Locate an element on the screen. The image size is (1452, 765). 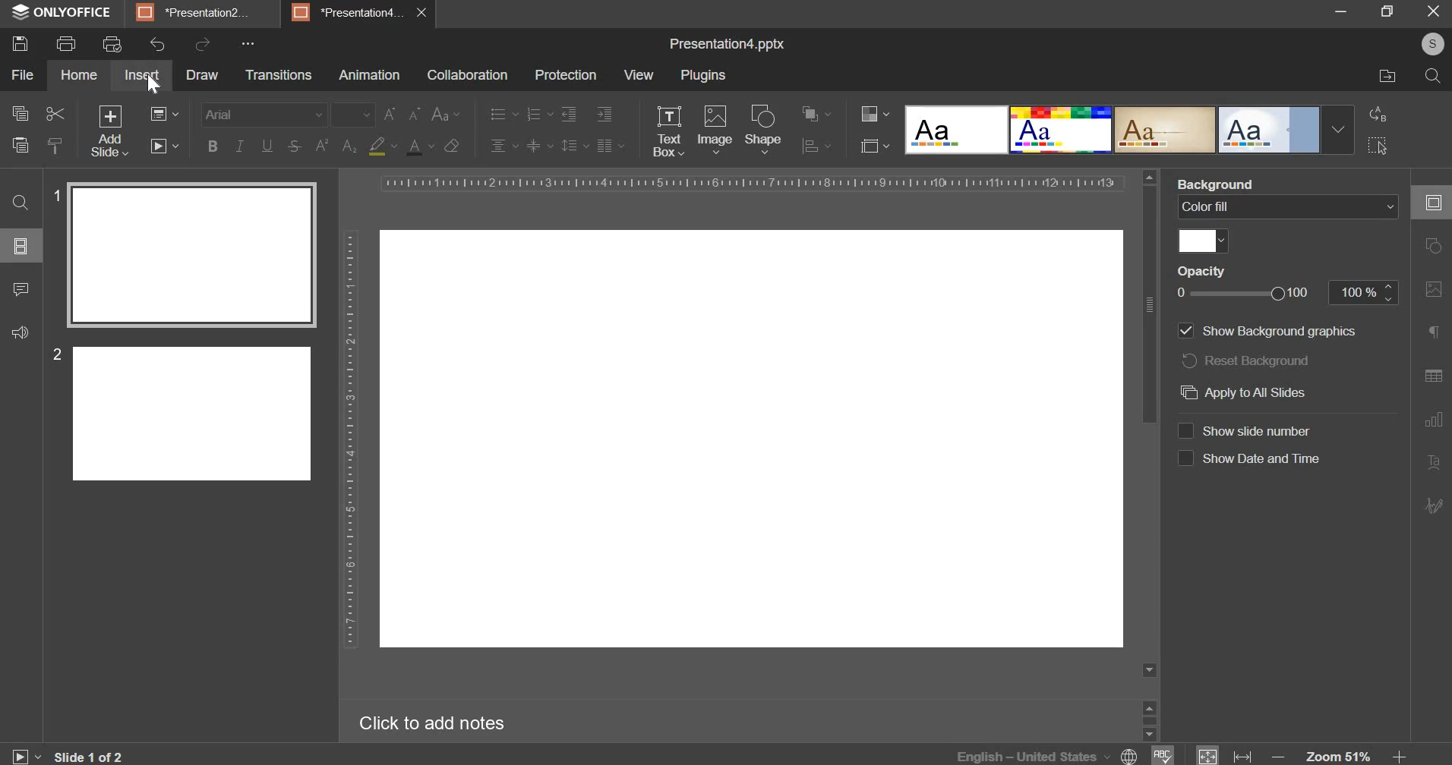
numbering is located at coordinates (538, 115).